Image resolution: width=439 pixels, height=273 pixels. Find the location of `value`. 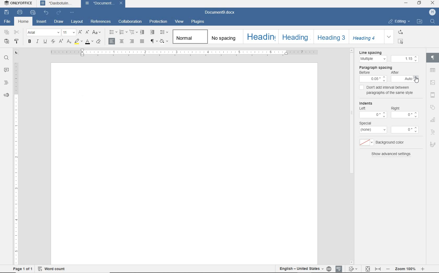

value is located at coordinates (405, 115).